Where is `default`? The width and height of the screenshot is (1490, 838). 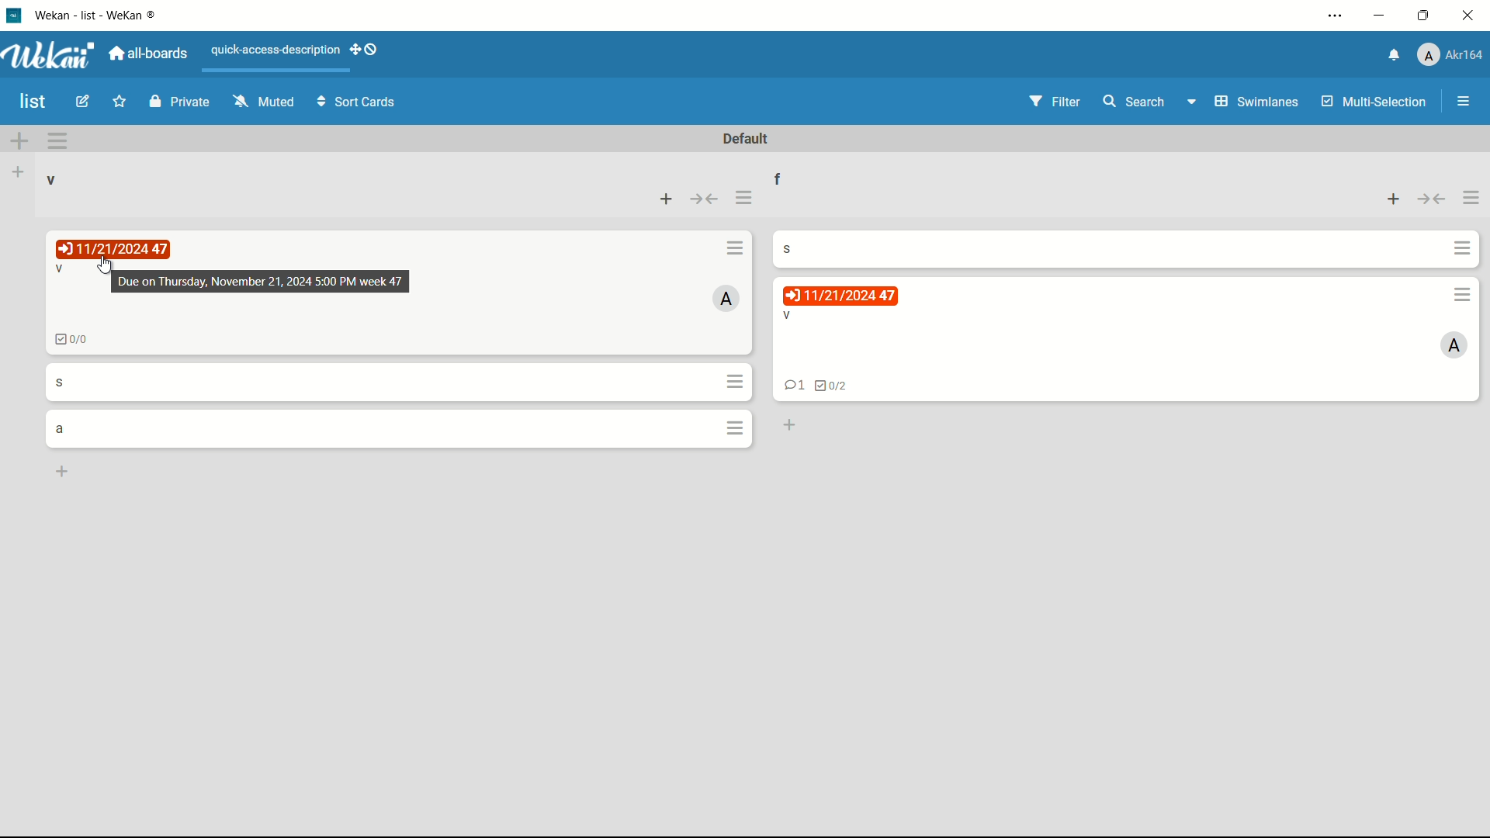
default is located at coordinates (747, 140).